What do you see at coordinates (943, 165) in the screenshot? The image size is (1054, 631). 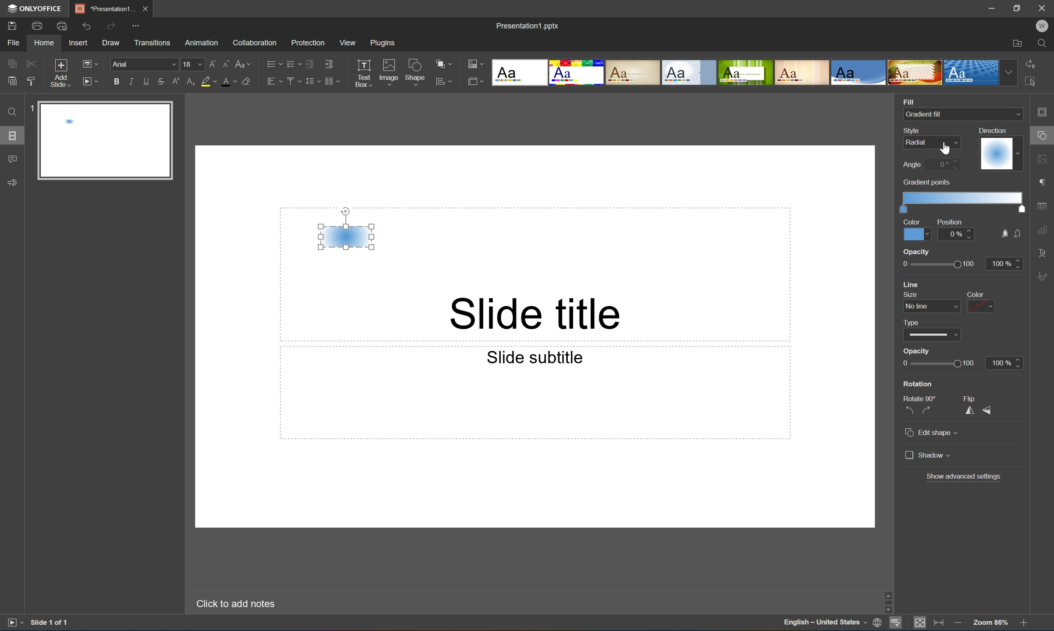 I see `0 degrees` at bounding box center [943, 165].